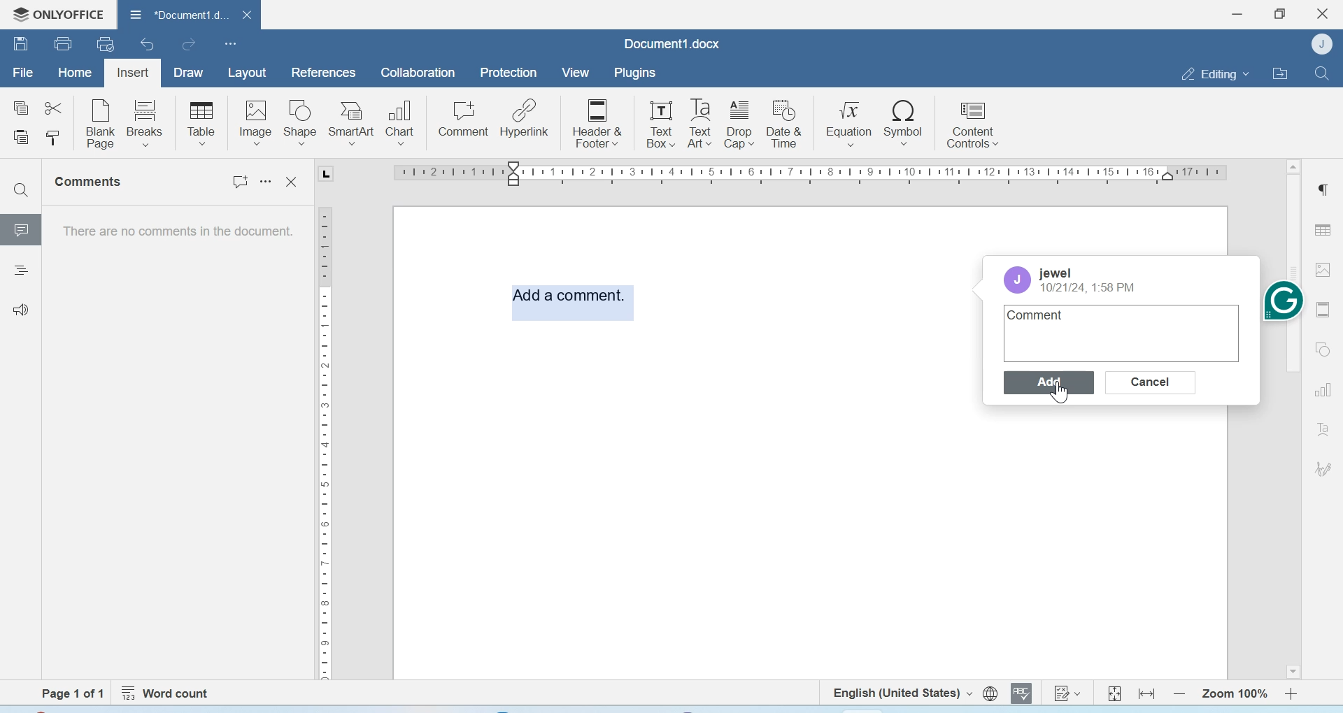 This screenshot has height=713, width=1343. What do you see at coordinates (54, 15) in the screenshot?
I see `Onlyoffice` at bounding box center [54, 15].